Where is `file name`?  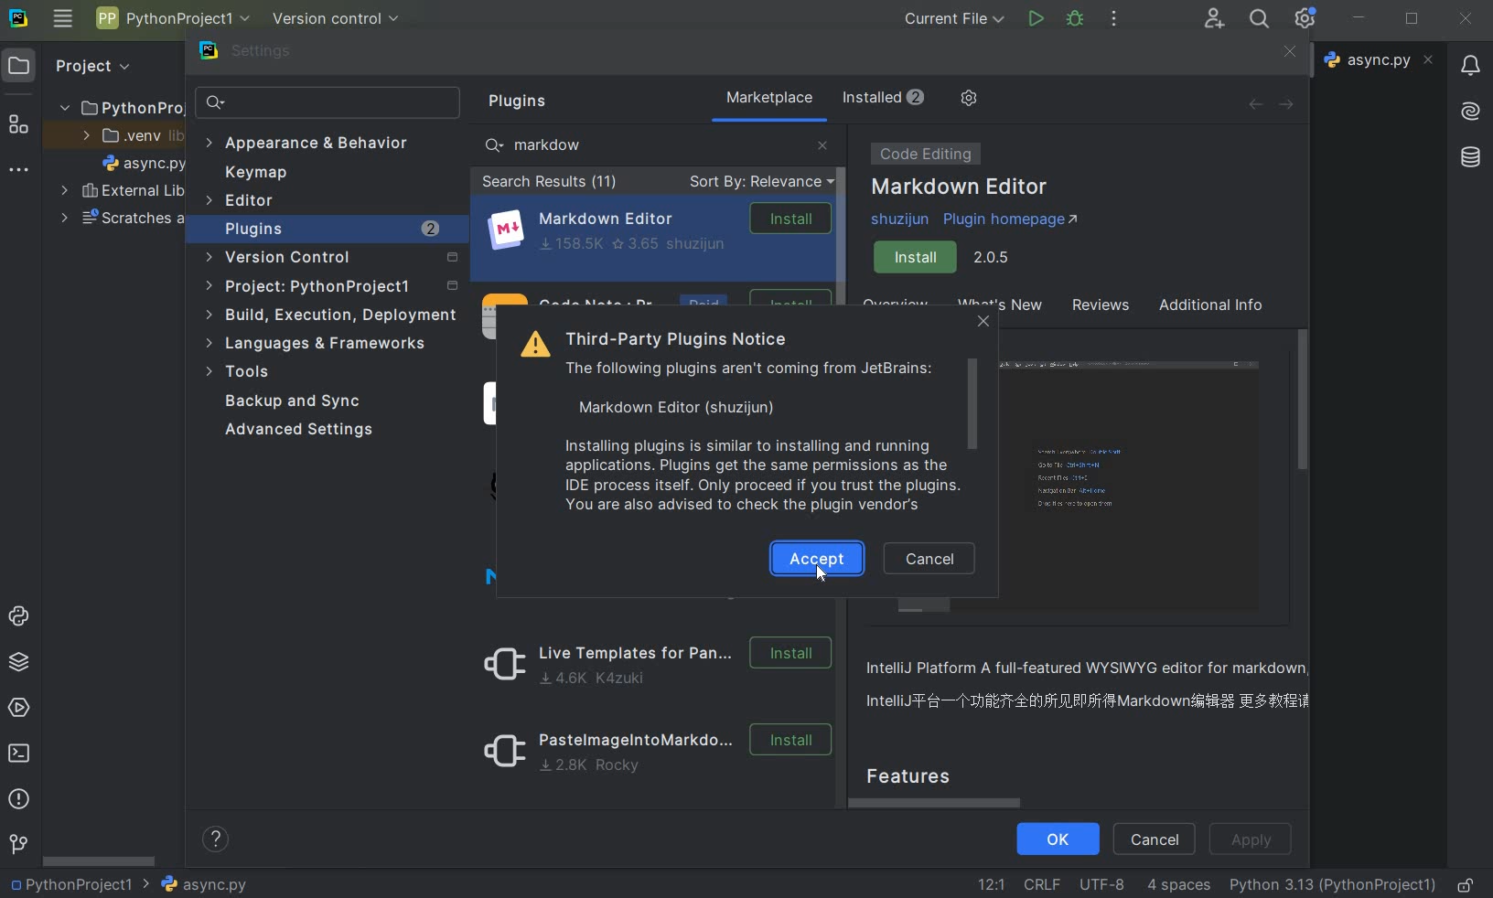 file name is located at coordinates (145, 163).